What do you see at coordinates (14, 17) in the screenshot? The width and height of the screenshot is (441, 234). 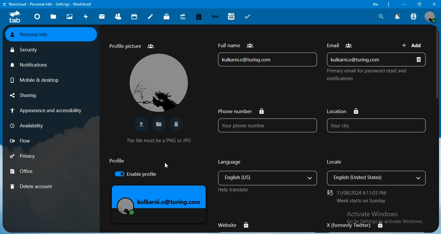 I see `icon` at bounding box center [14, 17].